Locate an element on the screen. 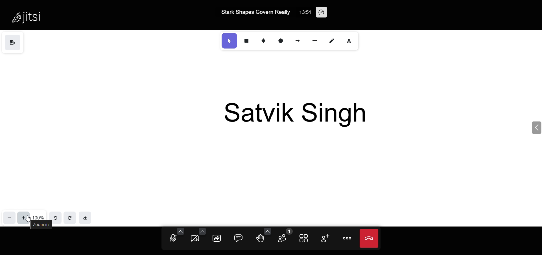  Stark Shapes Govern Really is located at coordinates (254, 13).